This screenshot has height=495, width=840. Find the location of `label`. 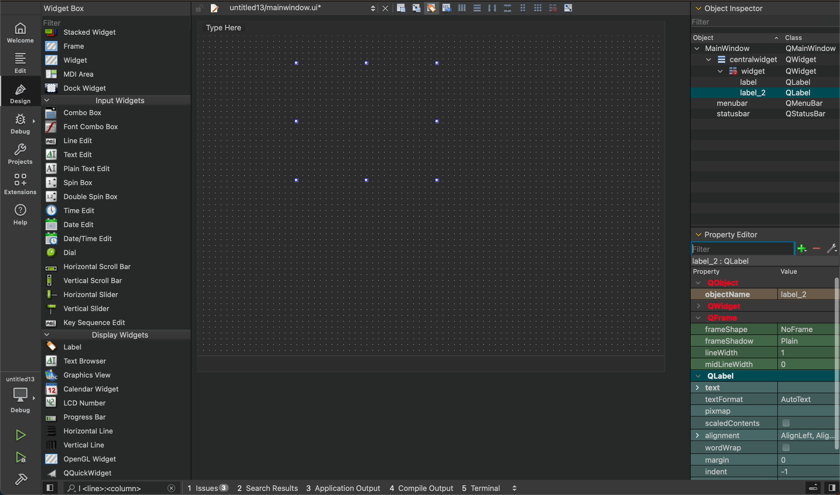

label is located at coordinates (766, 268).